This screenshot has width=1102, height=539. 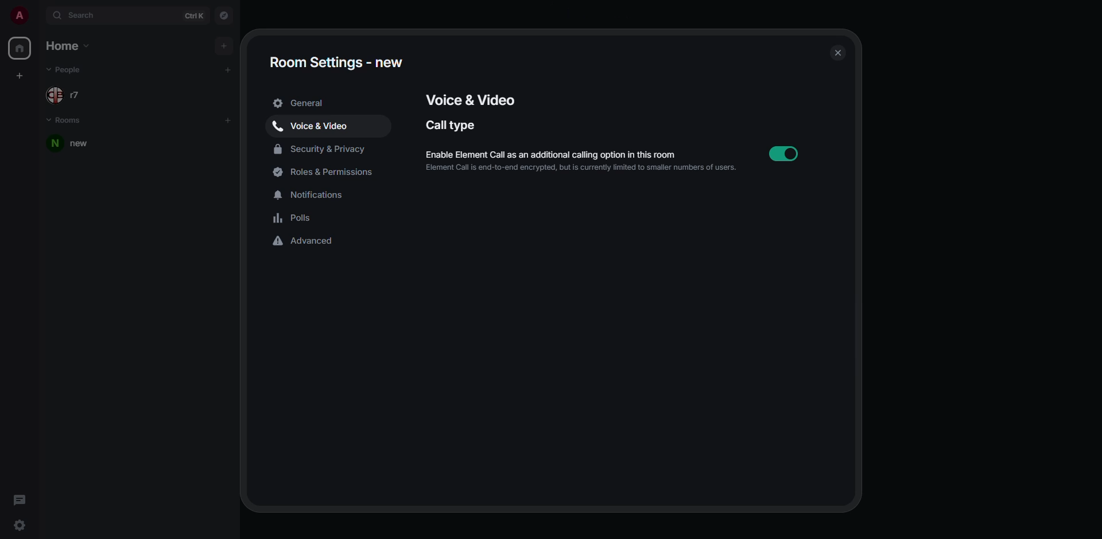 I want to click on home, so click(x=20, y=48).